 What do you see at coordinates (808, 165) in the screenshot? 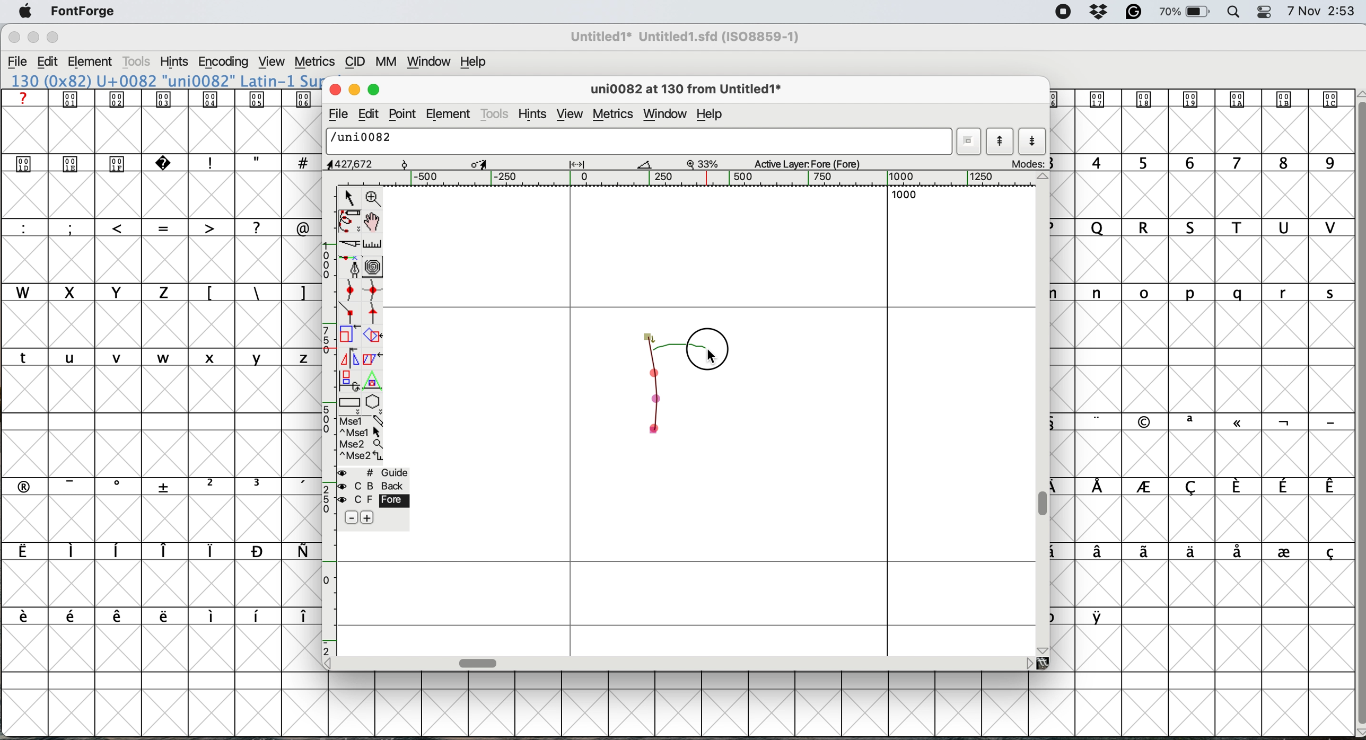
I see `active layers` at bounding box center [808, 165].